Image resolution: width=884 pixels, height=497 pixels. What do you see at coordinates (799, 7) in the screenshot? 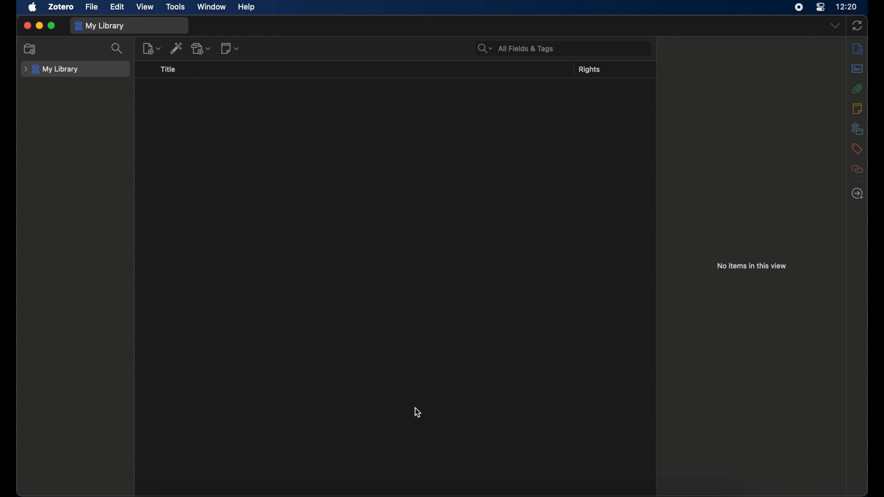
I see `screen recorder` at bounding box center [799, 7].